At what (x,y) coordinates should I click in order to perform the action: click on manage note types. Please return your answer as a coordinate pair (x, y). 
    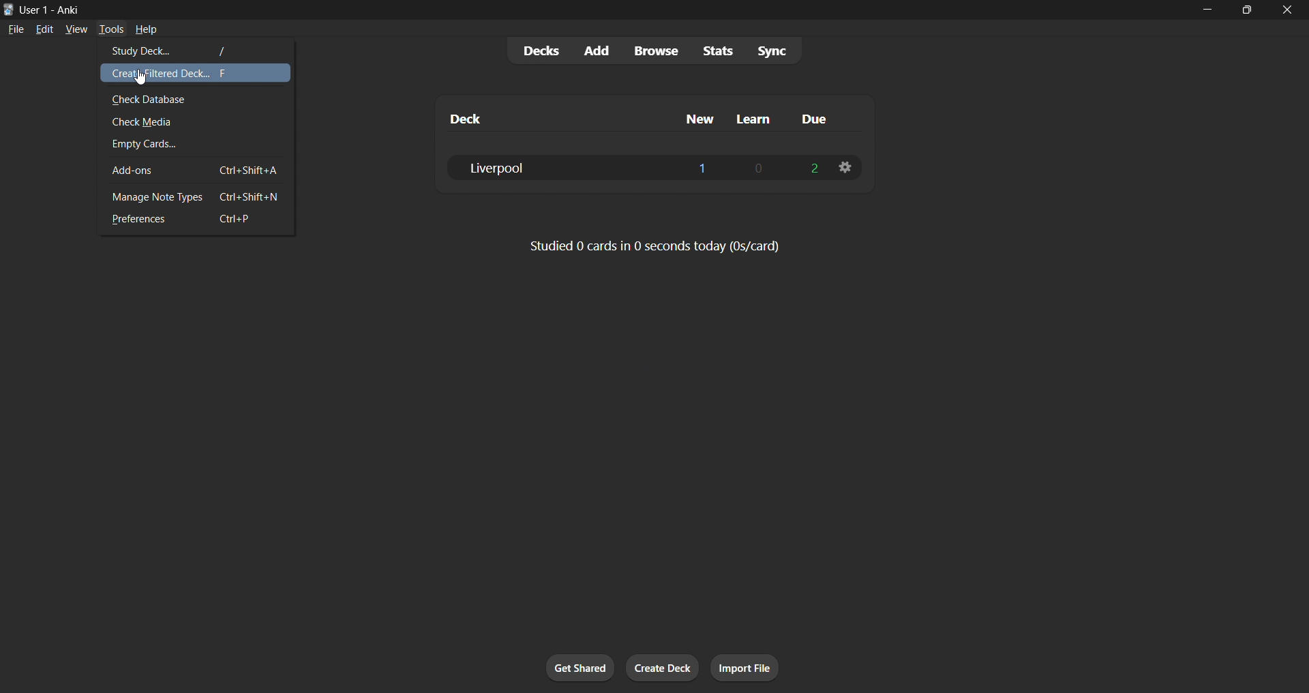
    Looking at the image, I should click on (193, 198).